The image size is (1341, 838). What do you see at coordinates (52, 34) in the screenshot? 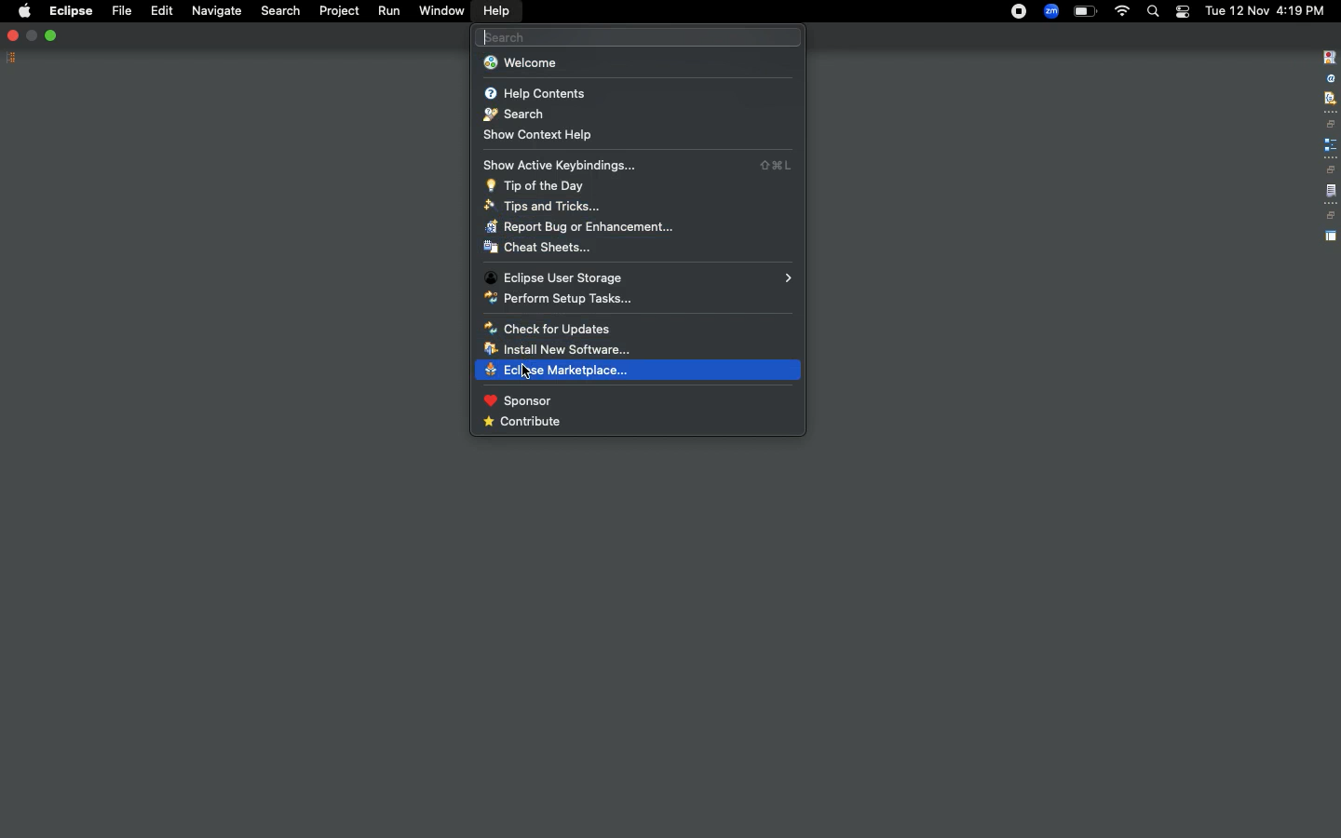
I see `exit full screen` at bounding box center [52, 34].